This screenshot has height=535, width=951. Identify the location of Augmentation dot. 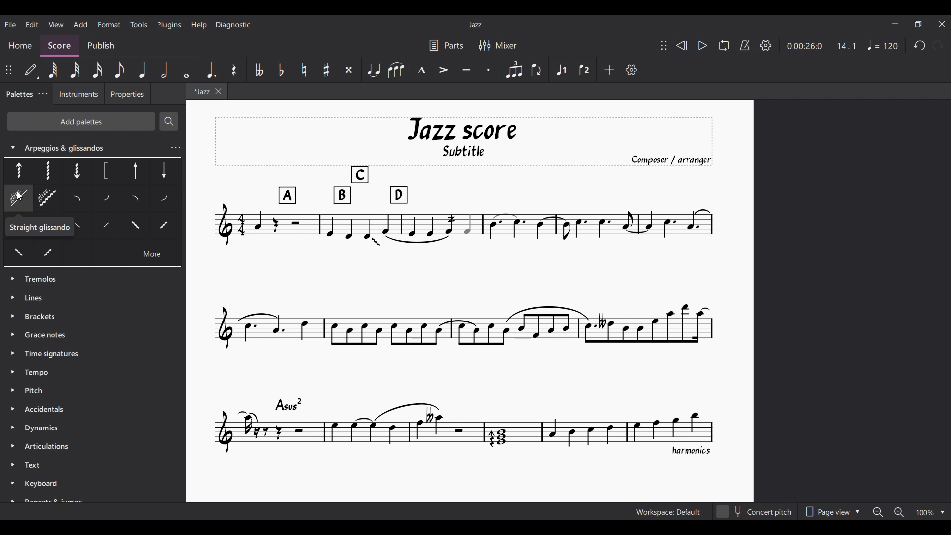
(211, 70).